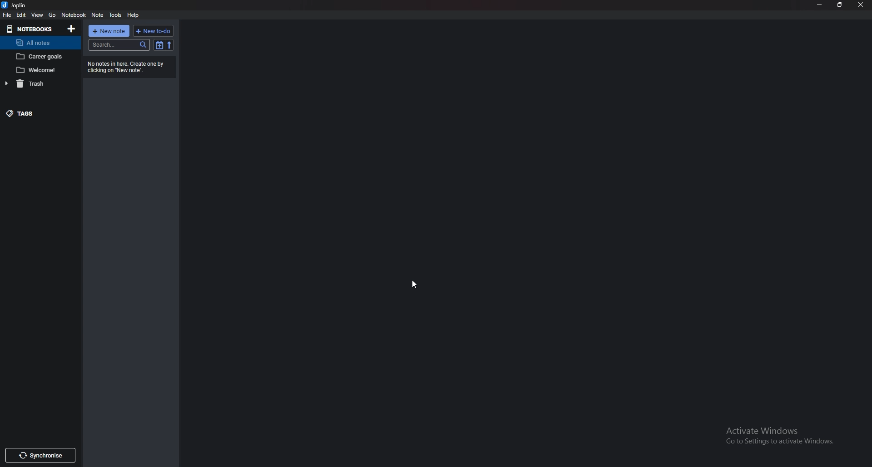 Image resolution: width=872 pixels, height=467 pixels. Describe the element at coordinates (42, 456) in the screenshot. I see `synchronise` at that location.